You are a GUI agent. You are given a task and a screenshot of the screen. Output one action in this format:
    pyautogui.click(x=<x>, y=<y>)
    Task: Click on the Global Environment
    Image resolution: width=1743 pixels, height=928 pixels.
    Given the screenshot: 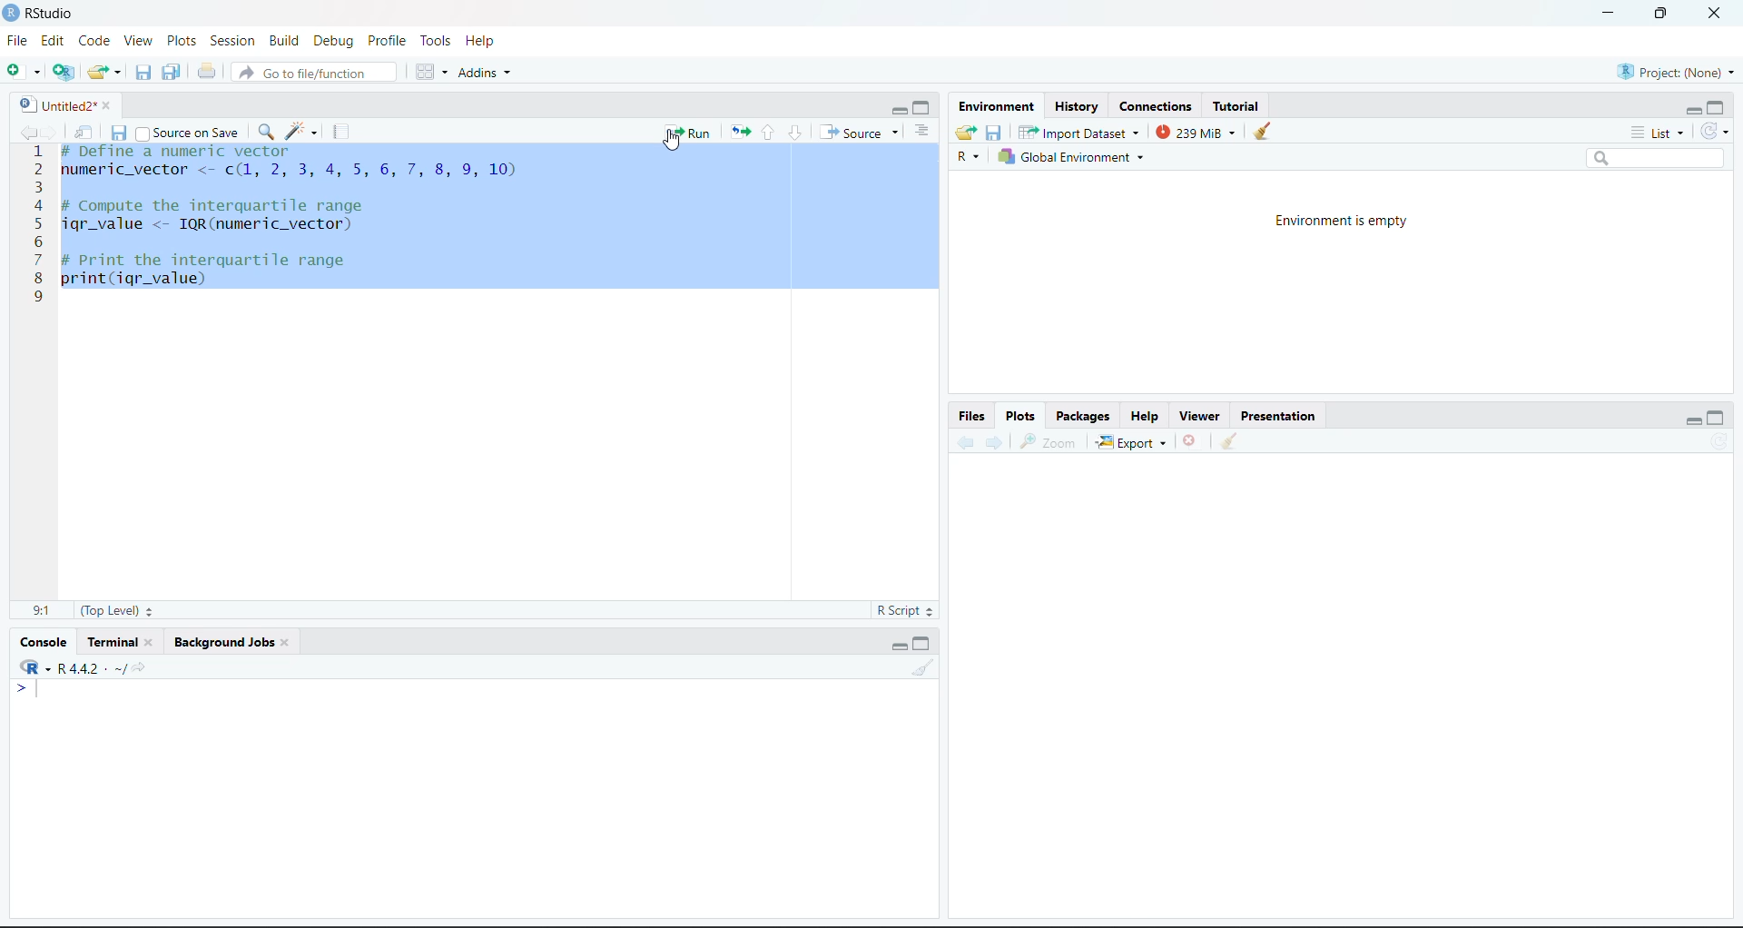 What is the action you would take?
    pyautogui.click(x=1088, y=159)
    